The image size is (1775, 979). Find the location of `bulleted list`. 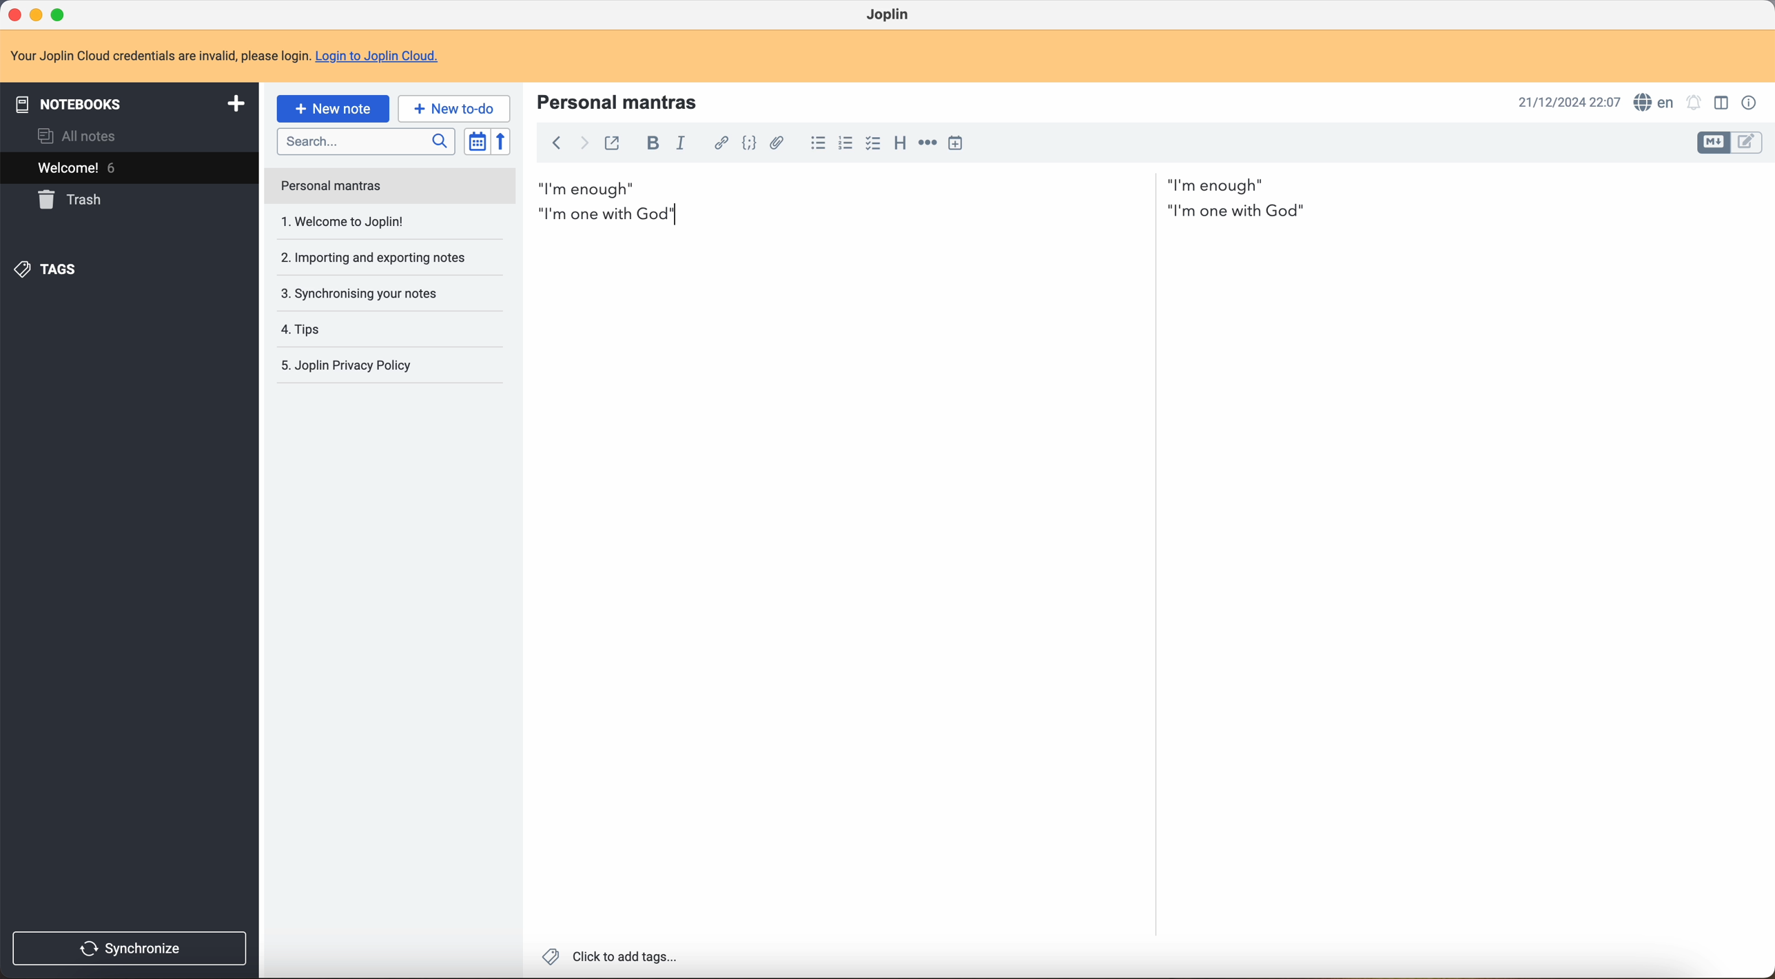

bulleted list is located at coordinates (817, 143).